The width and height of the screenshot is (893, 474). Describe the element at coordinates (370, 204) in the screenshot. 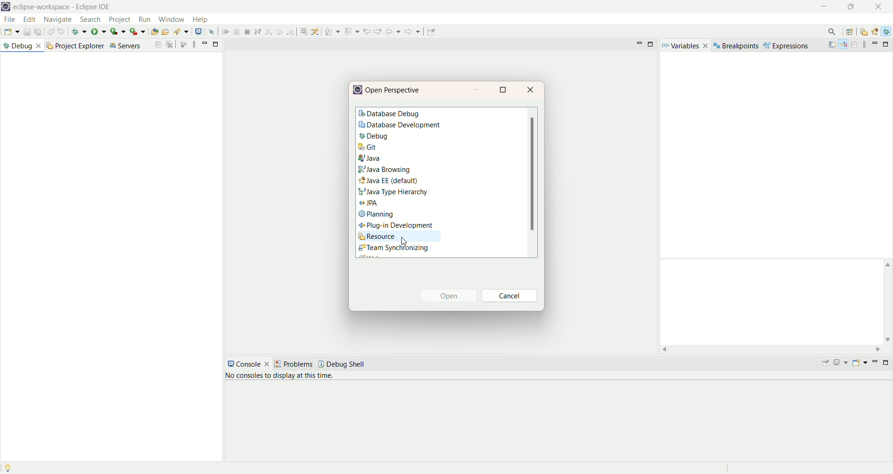

I see `JPA ` at that location.